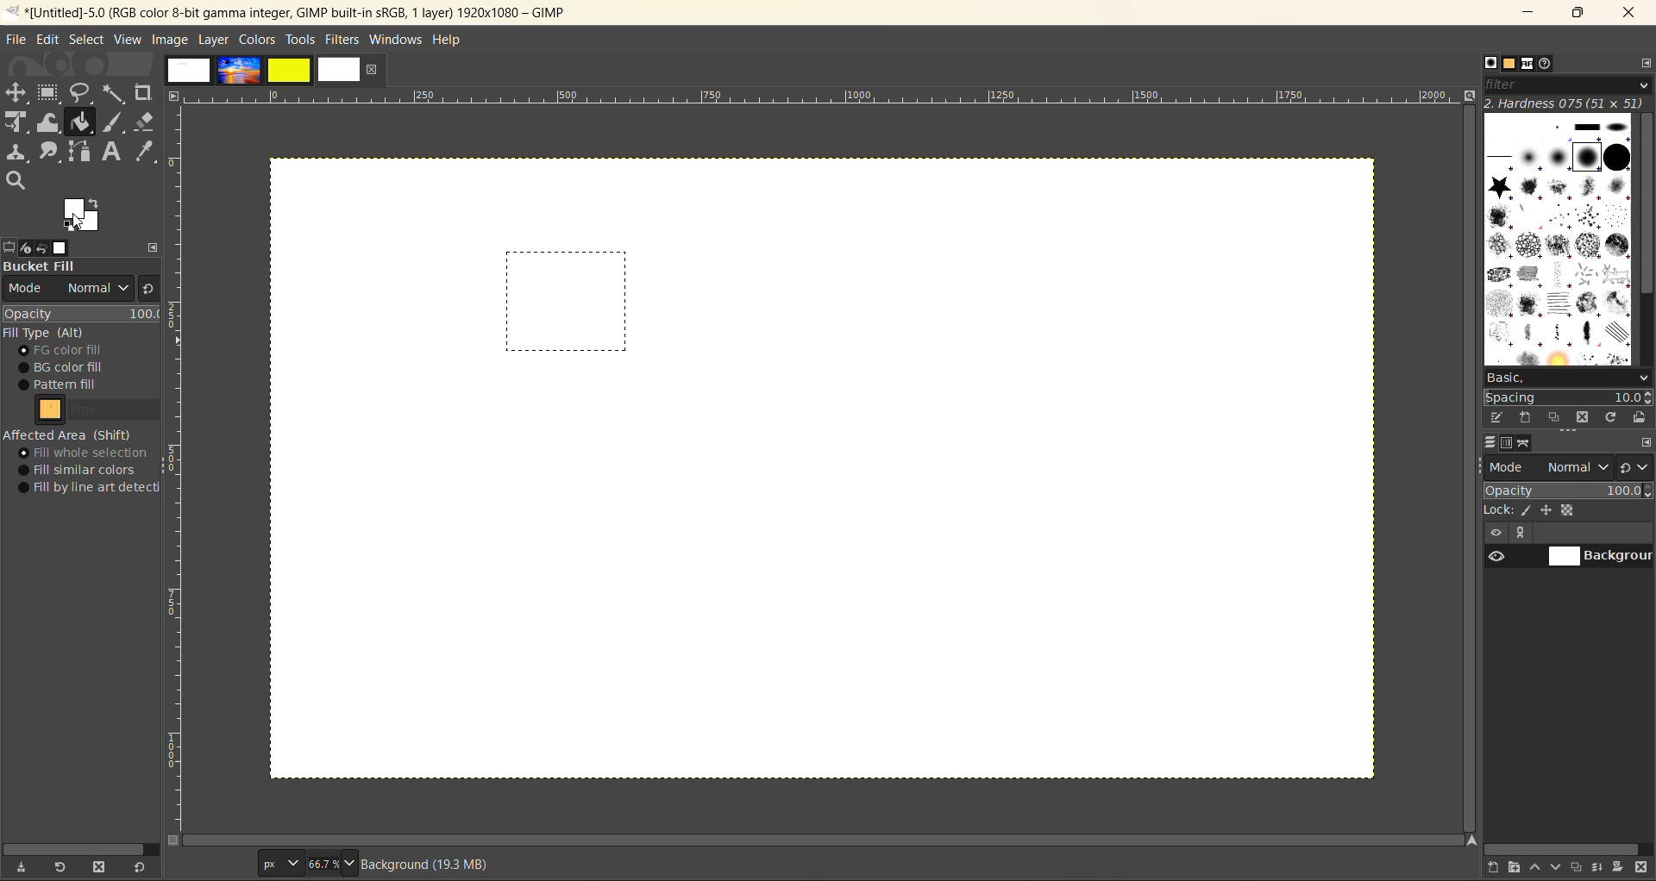 The width and height of the screenshot is (1656, 881). Describe the element at coordinates (78, 265) in the screenshot. I see `bucket fill` at that location.